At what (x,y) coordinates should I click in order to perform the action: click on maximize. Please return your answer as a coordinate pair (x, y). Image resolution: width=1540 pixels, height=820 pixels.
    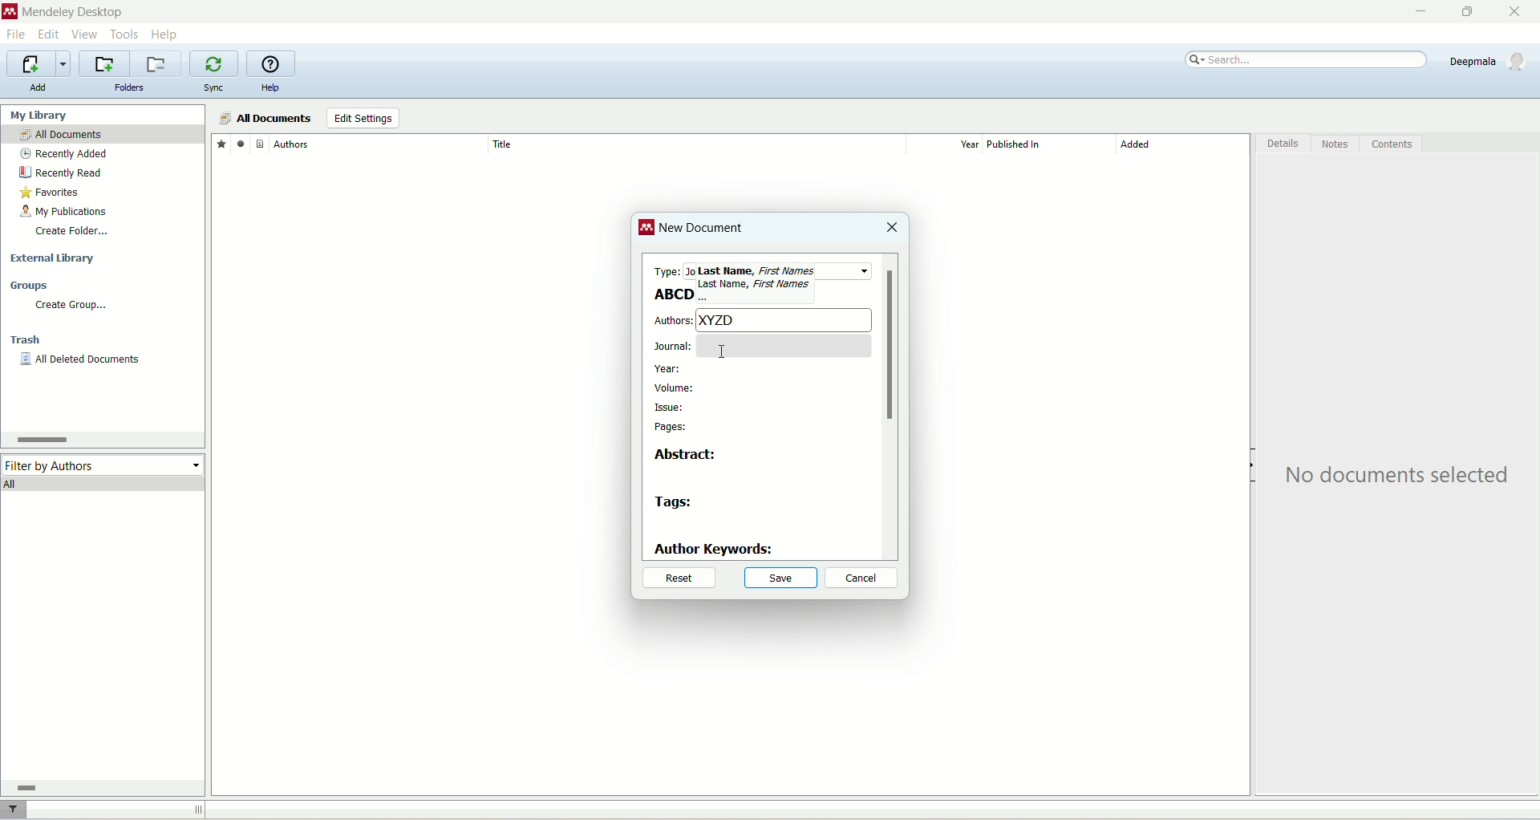
    Looking at the image, I should click on (1464, 12).